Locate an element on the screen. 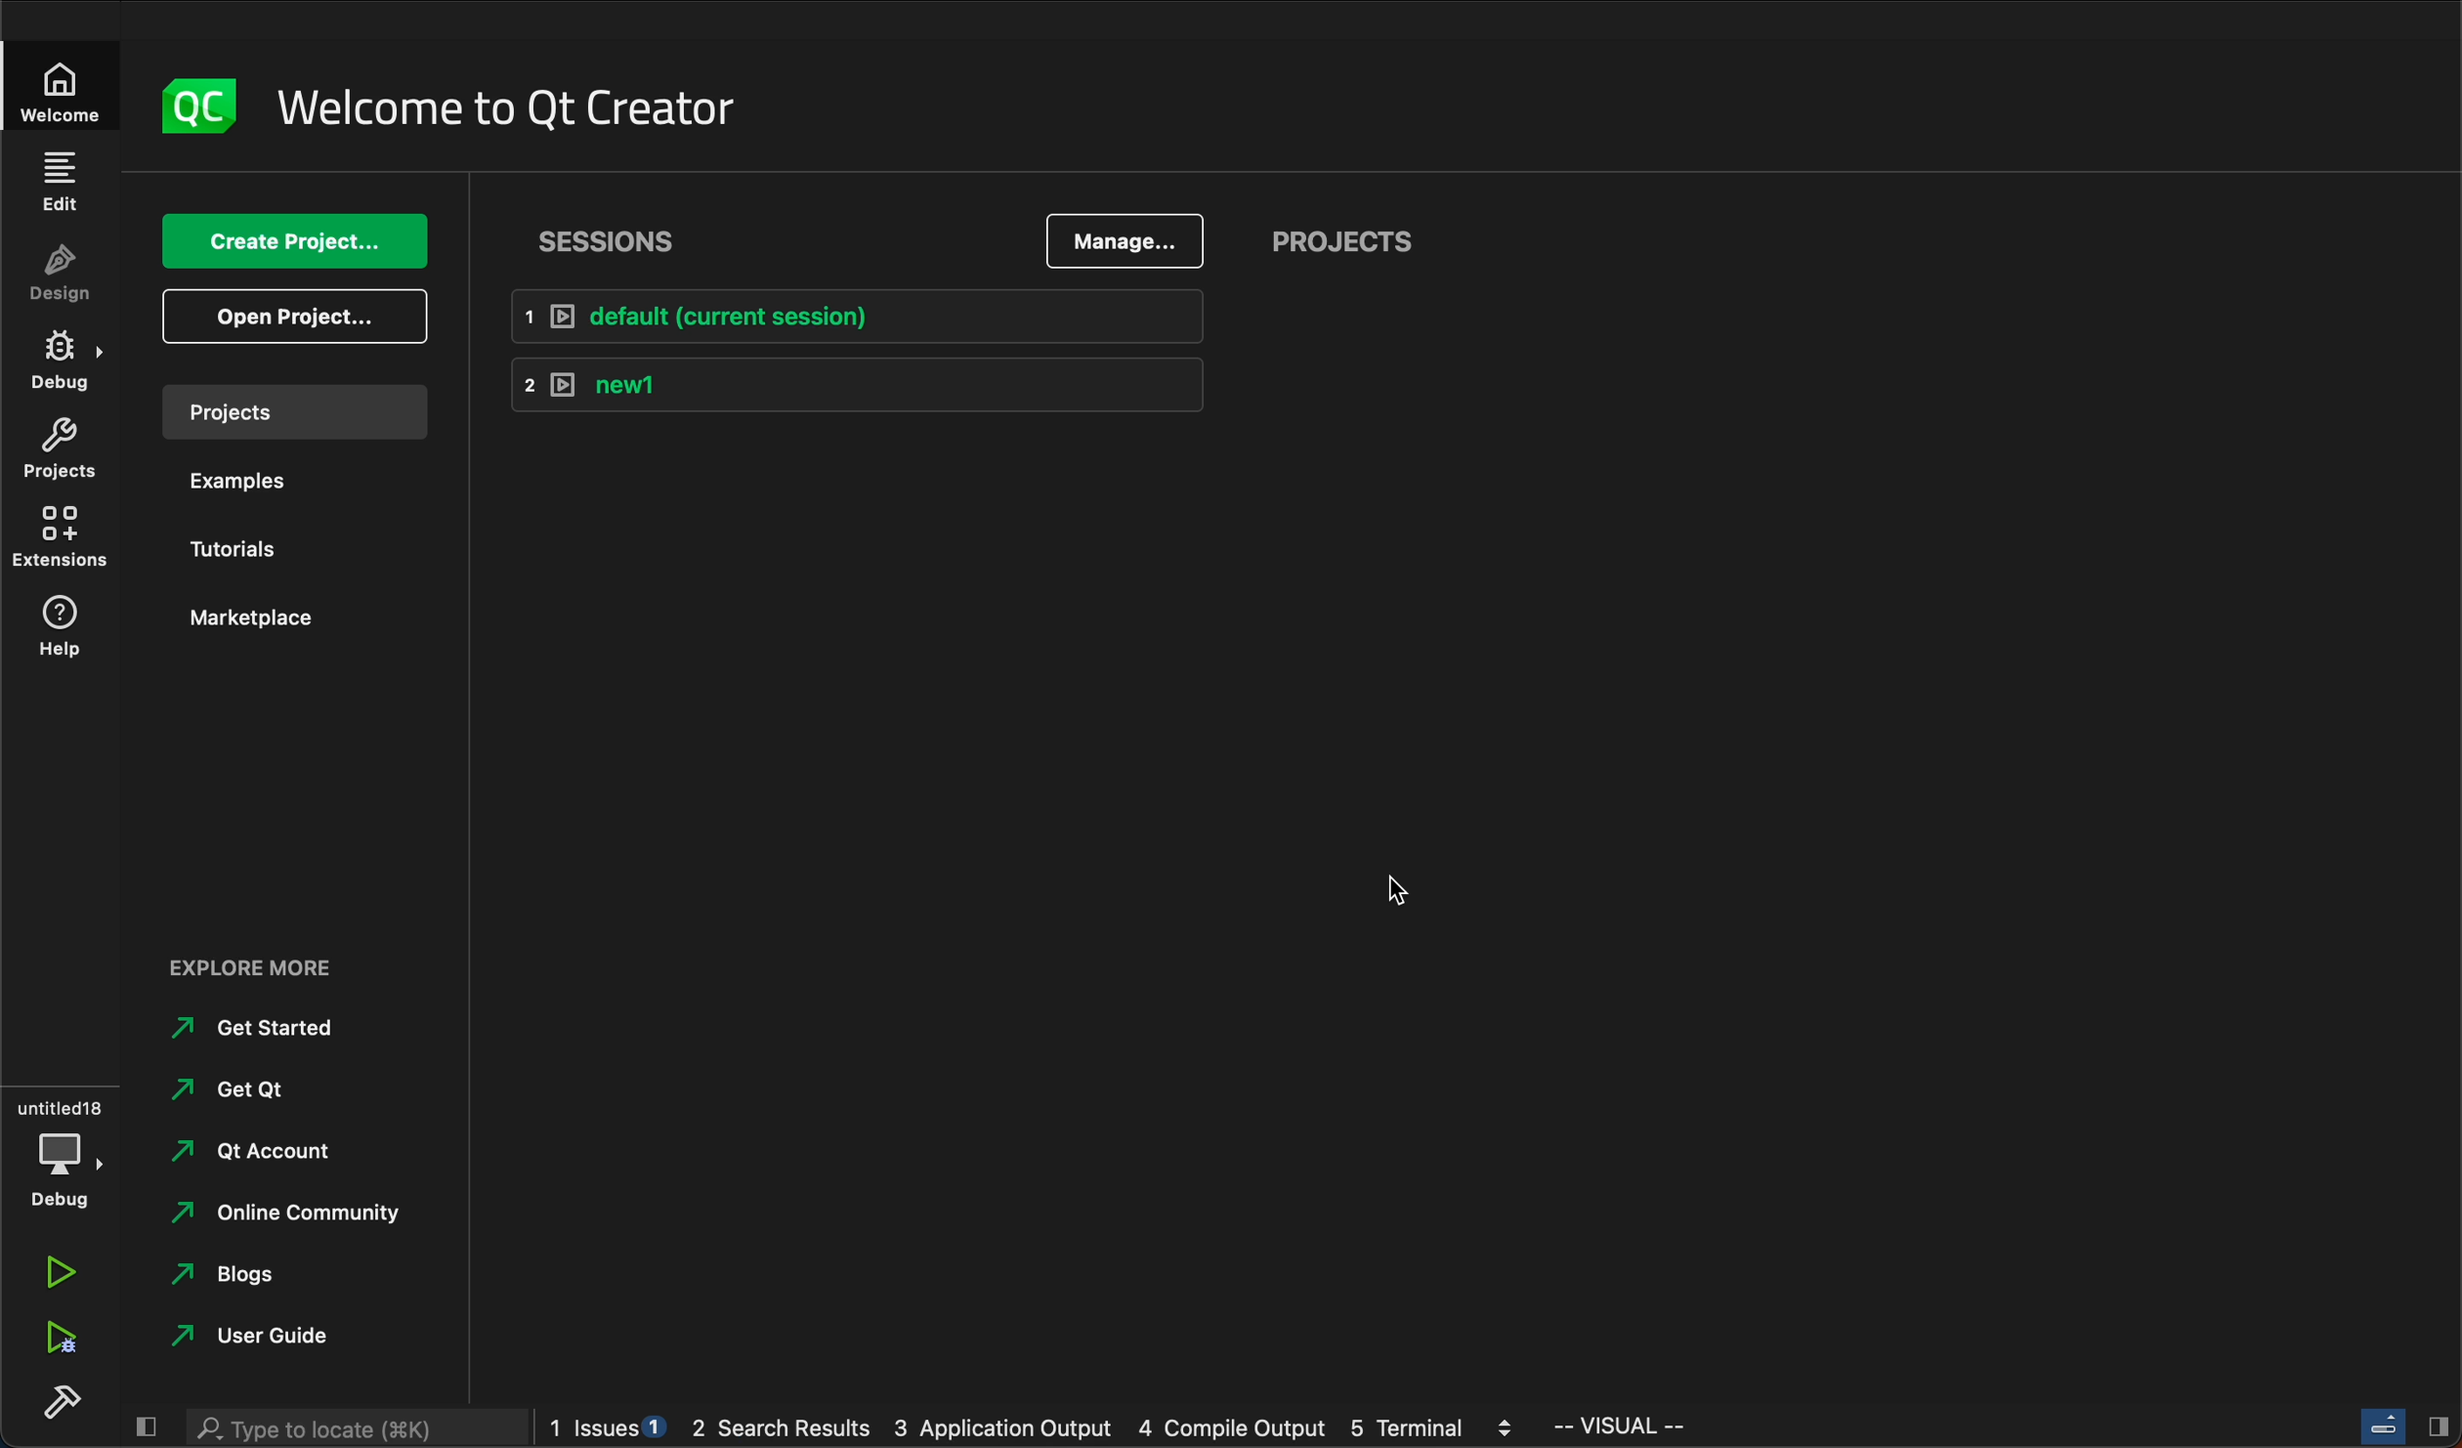  close slidebar is located at coordinates (146, 1427).